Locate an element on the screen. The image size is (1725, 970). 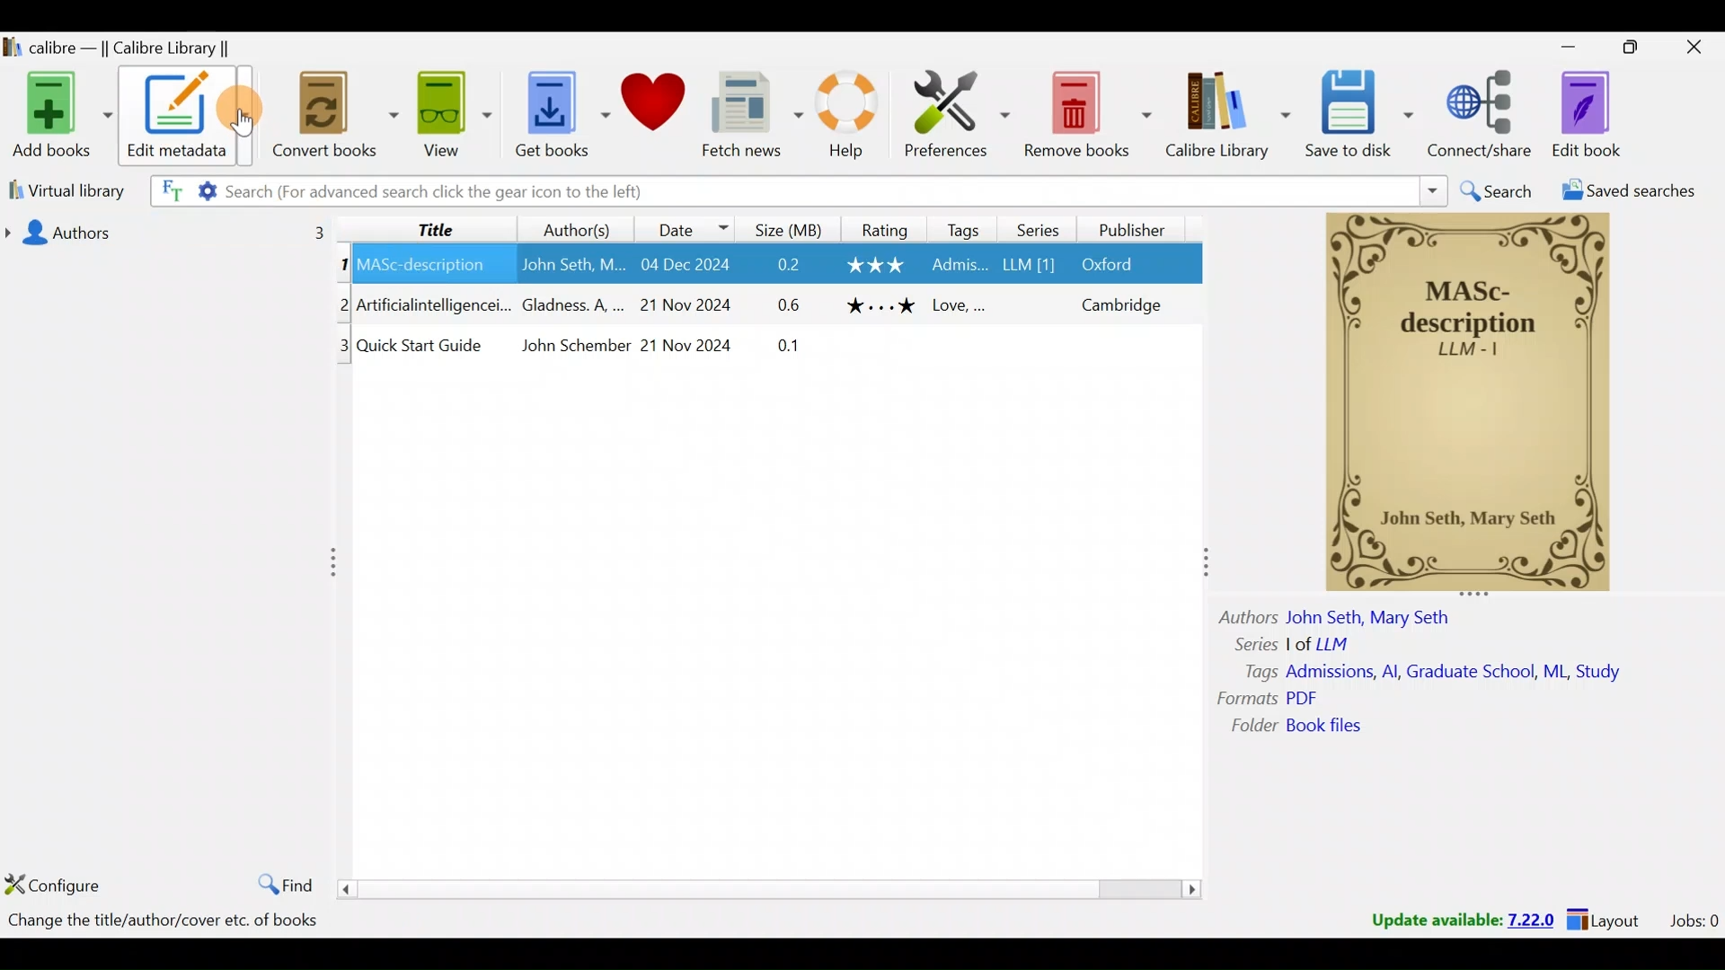
 is located at coordinates (342, 305).